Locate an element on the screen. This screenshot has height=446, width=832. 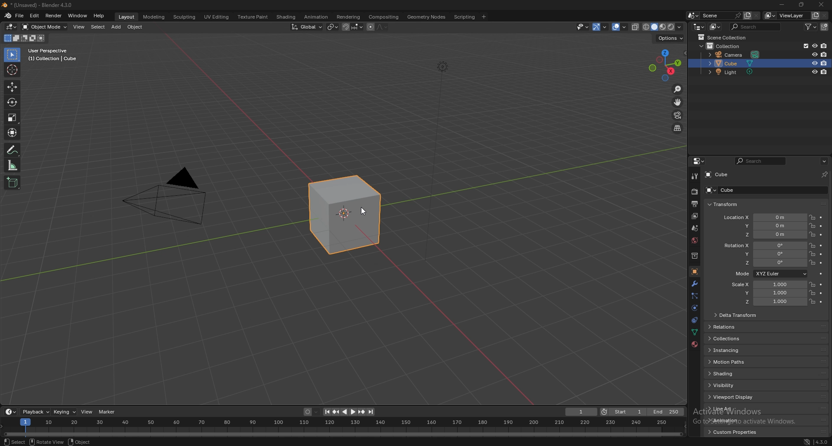
rotation z is located at coordinates (764, 262).